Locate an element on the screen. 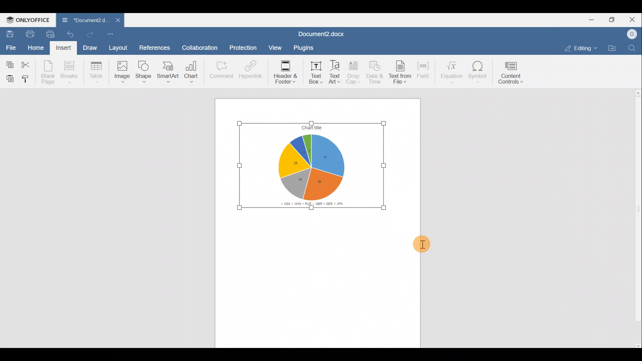  Open file location is located at coordinates (612, 48).